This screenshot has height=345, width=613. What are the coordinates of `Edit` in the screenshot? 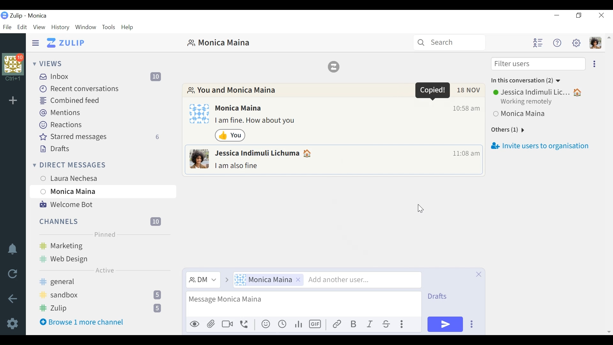 It's located at (22, 27).